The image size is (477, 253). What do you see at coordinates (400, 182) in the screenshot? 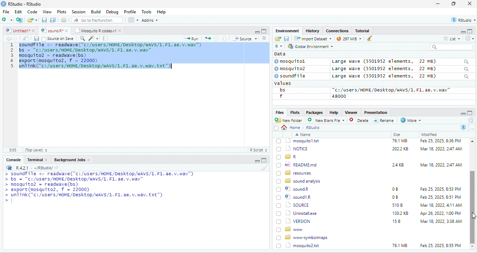
I see `76.1 MB` at bounding box center [400, 182].